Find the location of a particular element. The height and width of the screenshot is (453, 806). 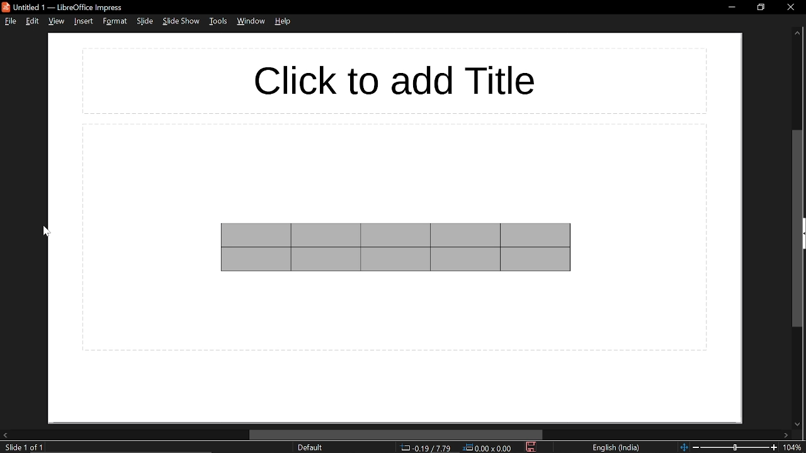

color changed to light gray is located at coordinates (397, 247).